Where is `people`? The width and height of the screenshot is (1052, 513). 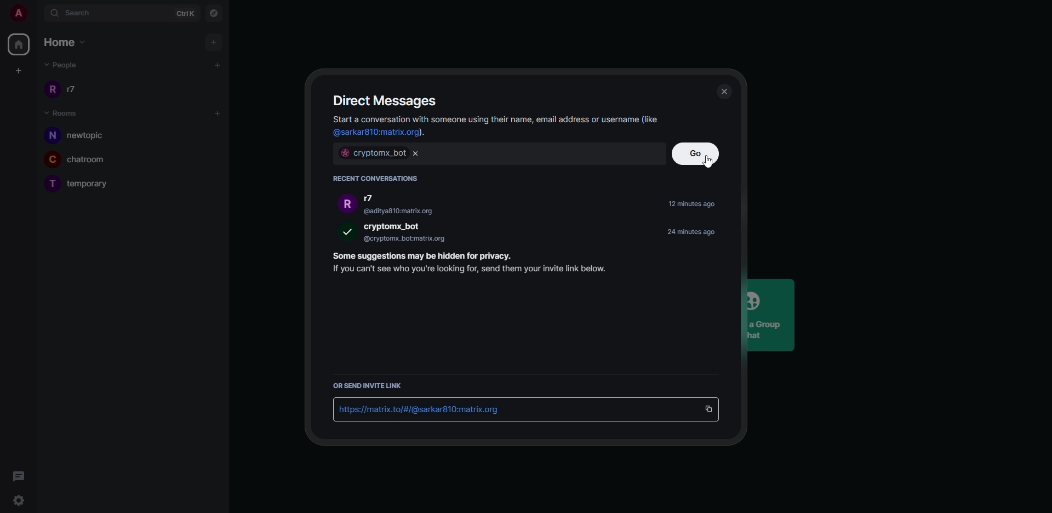
people is located at coordinates (64, 66).